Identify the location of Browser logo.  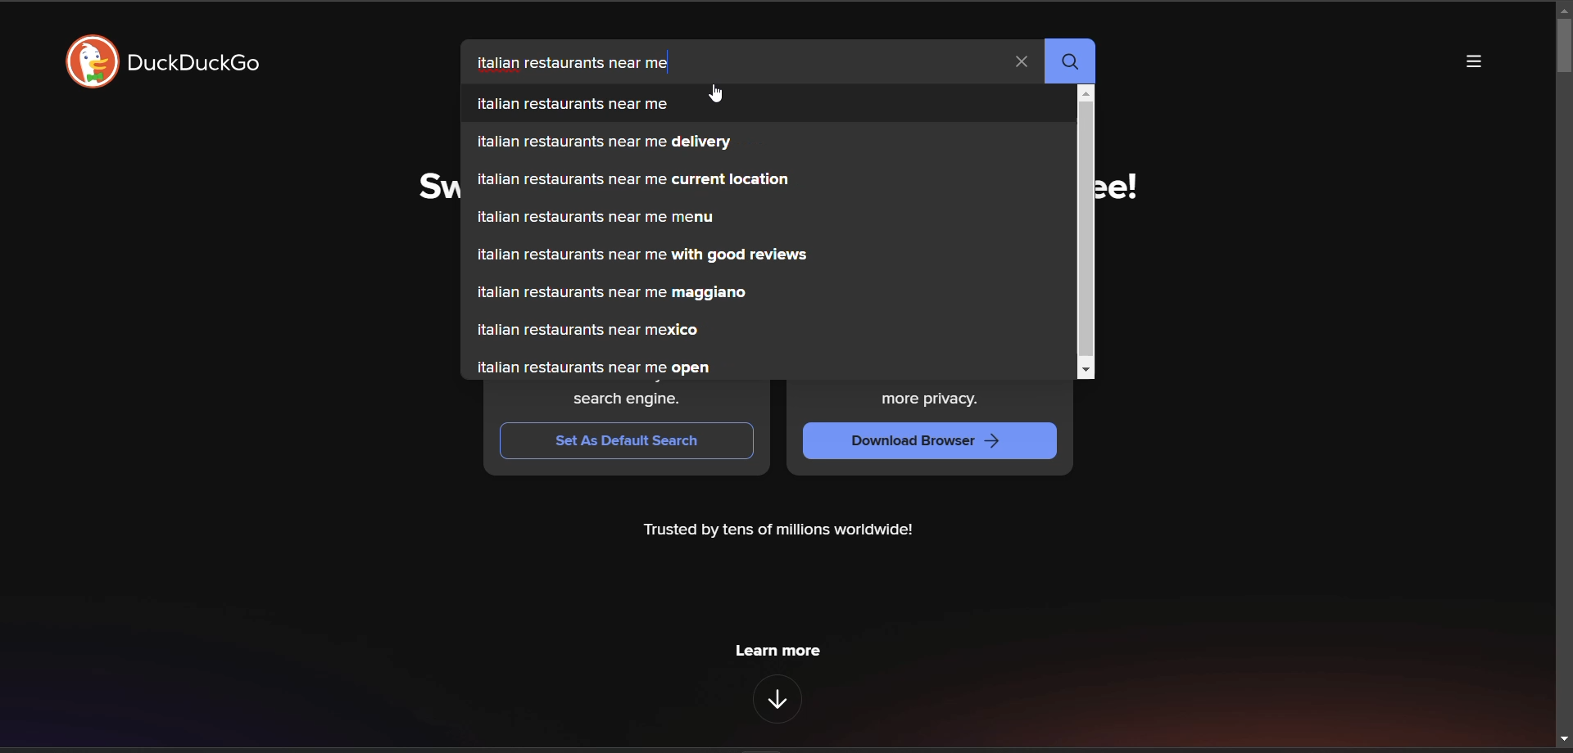
(92, 61).